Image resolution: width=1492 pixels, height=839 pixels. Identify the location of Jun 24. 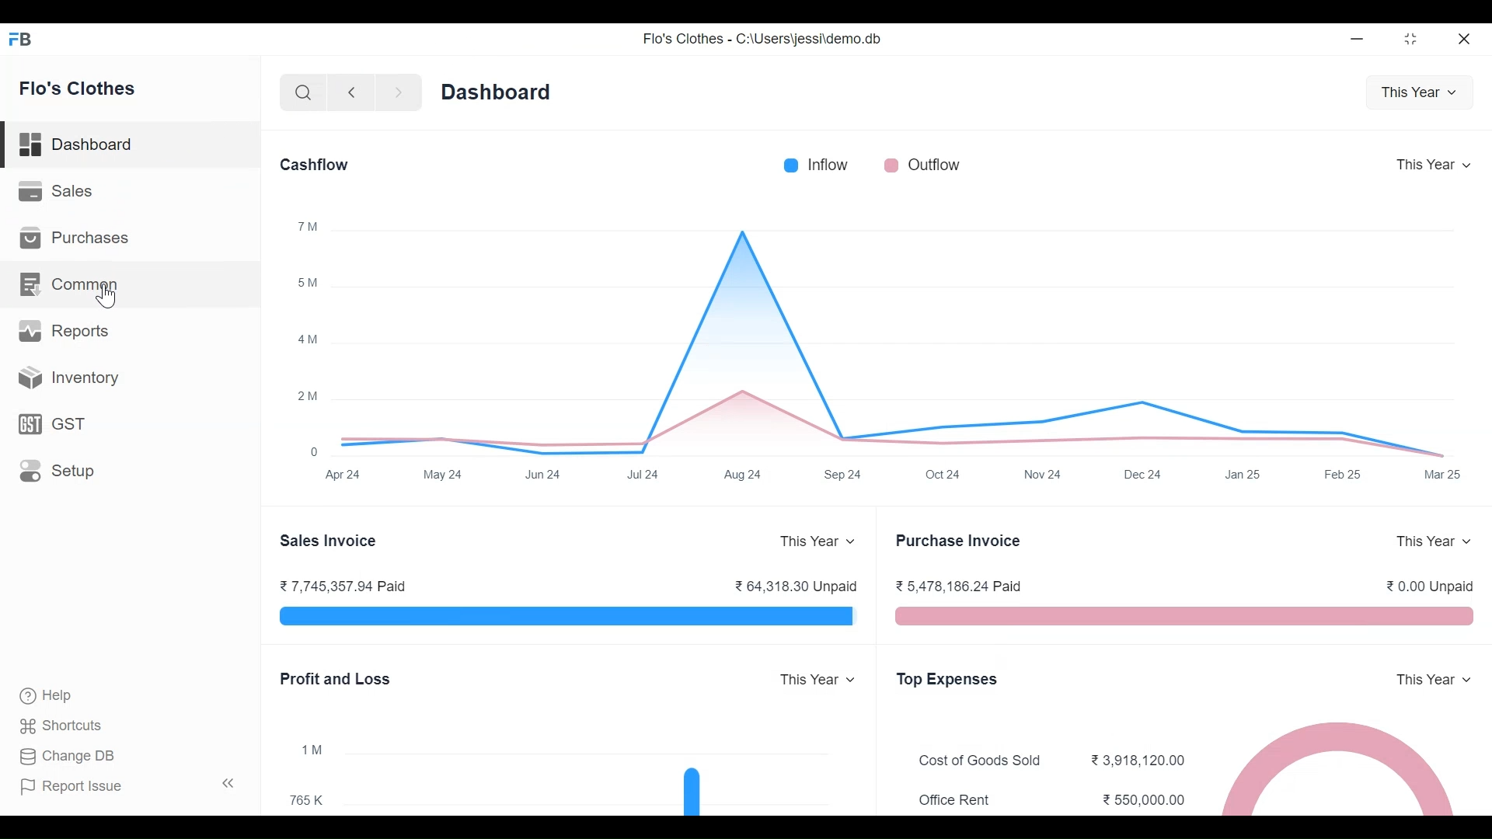
(543, 475).